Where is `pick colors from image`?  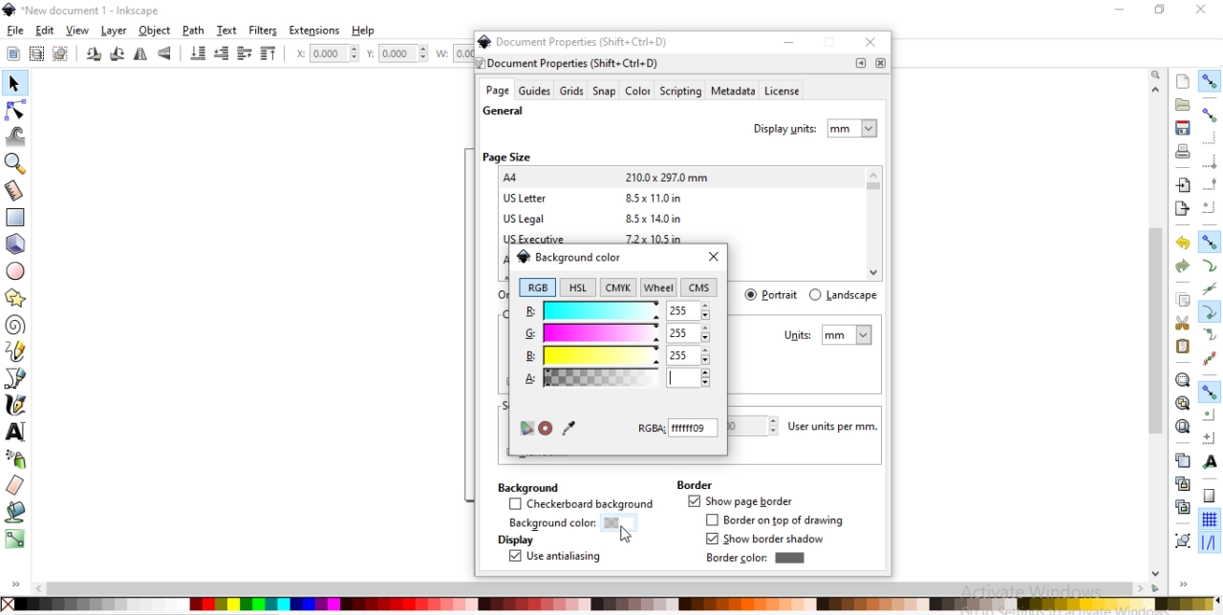 pick colors from image is located at coordinates (569, 427).